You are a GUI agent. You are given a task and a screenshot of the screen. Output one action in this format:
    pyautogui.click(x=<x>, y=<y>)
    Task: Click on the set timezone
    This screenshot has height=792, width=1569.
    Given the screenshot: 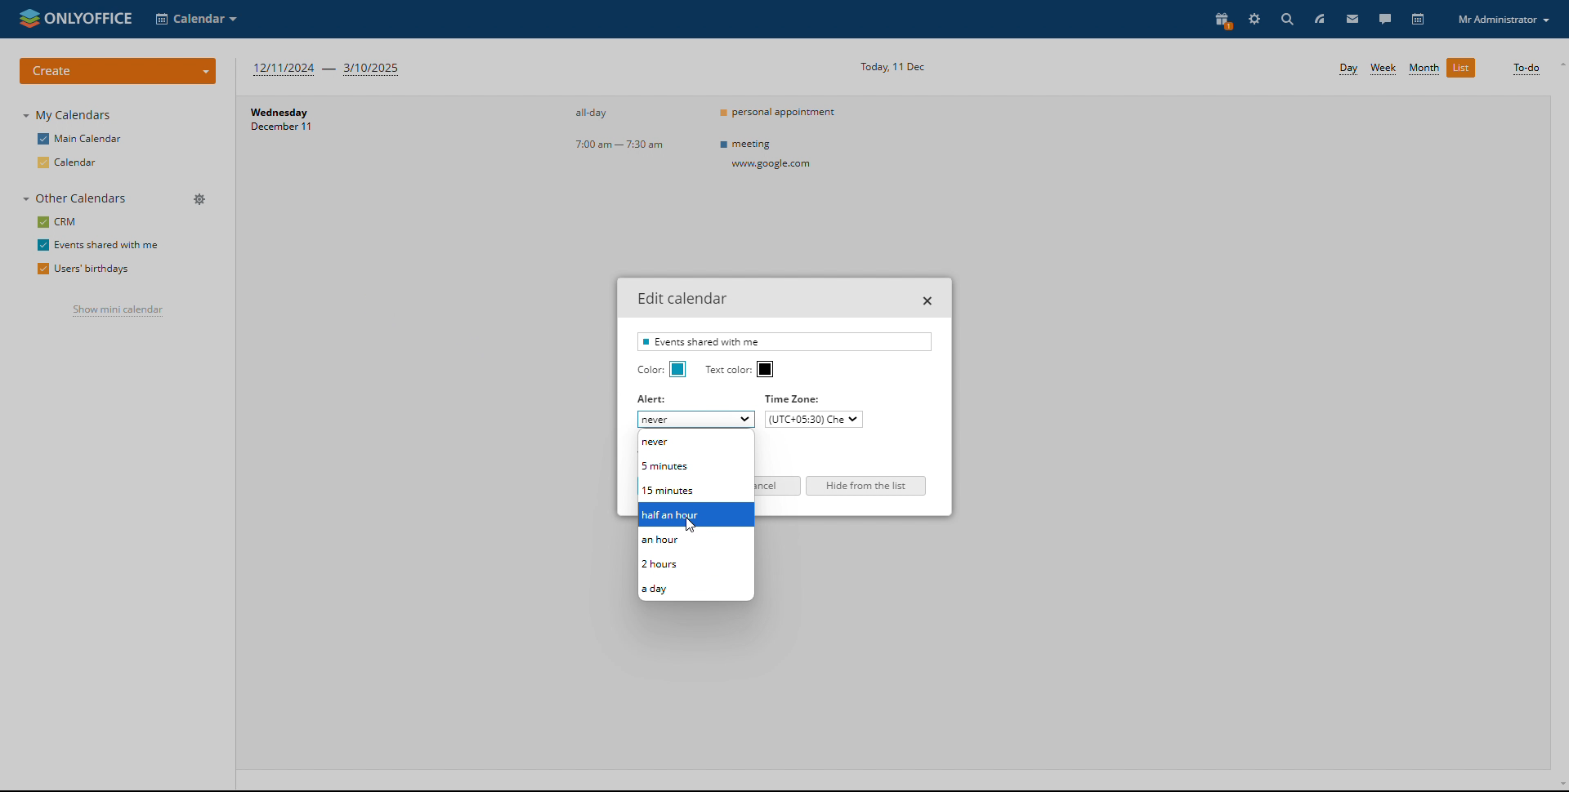 What is the action you would take?
    pyautogui.click(x=812, y=420)
    